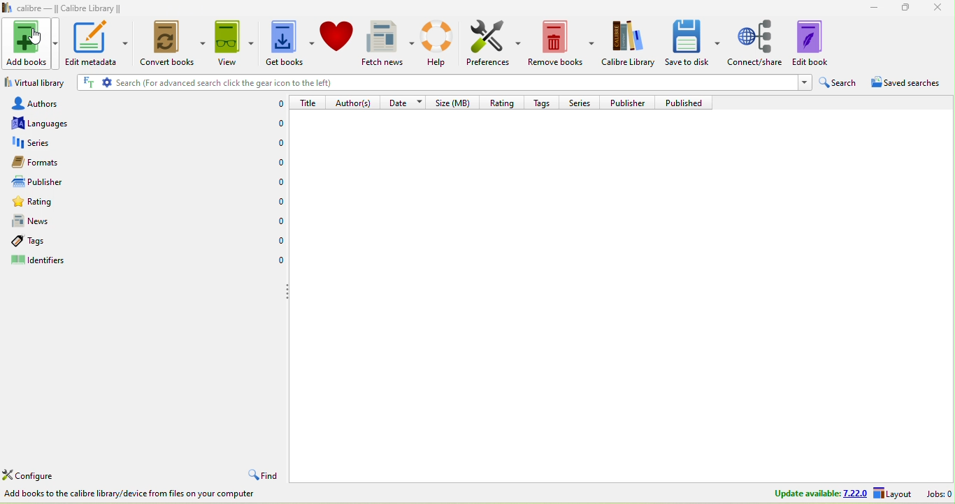  I want to click on 0, so click(279, 142).